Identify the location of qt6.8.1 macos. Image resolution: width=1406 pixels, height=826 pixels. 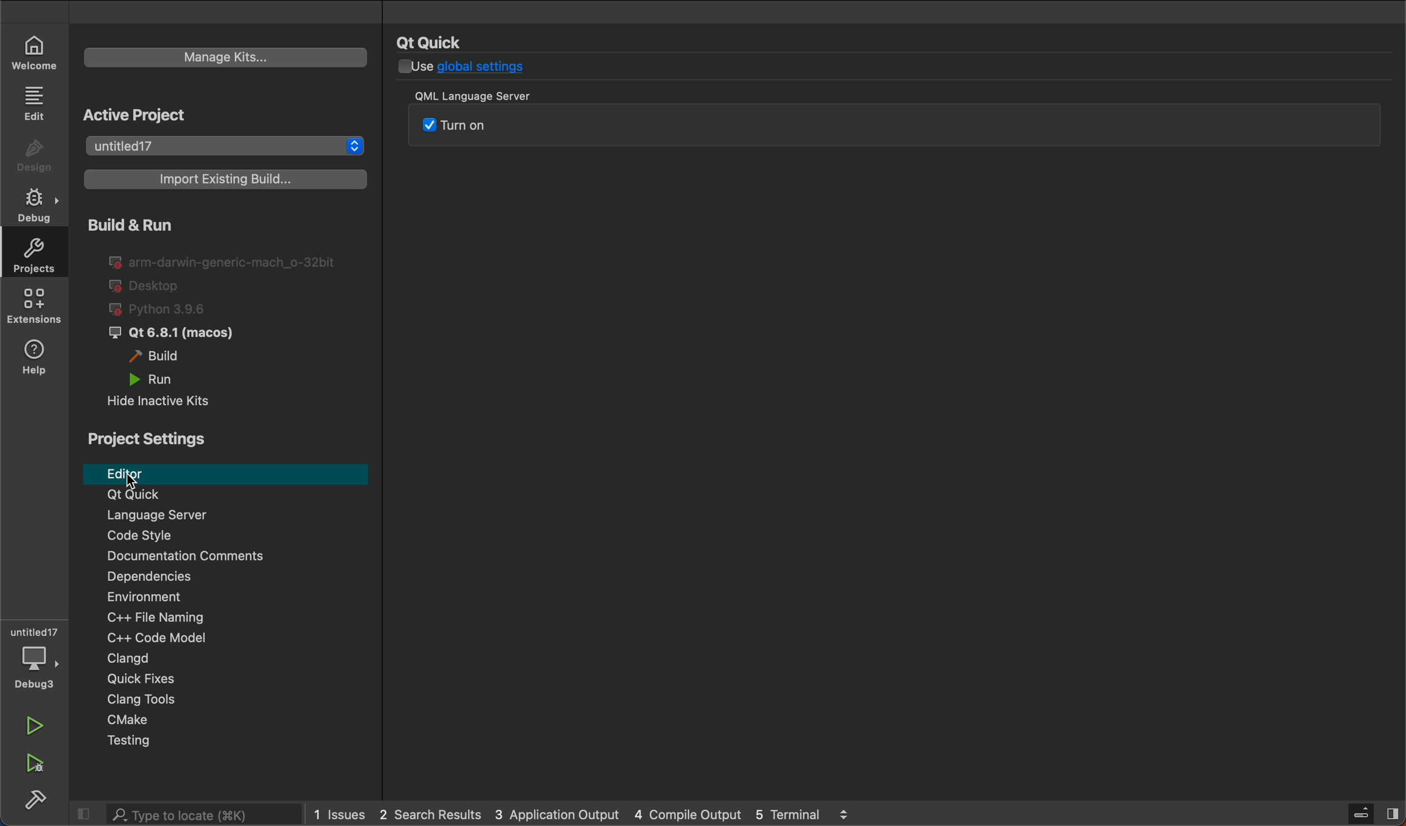
(170, 333).